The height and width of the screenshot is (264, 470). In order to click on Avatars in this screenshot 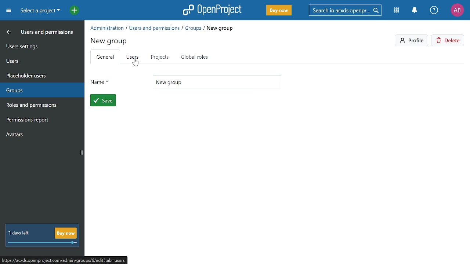, I will do `click(41, 136)`.